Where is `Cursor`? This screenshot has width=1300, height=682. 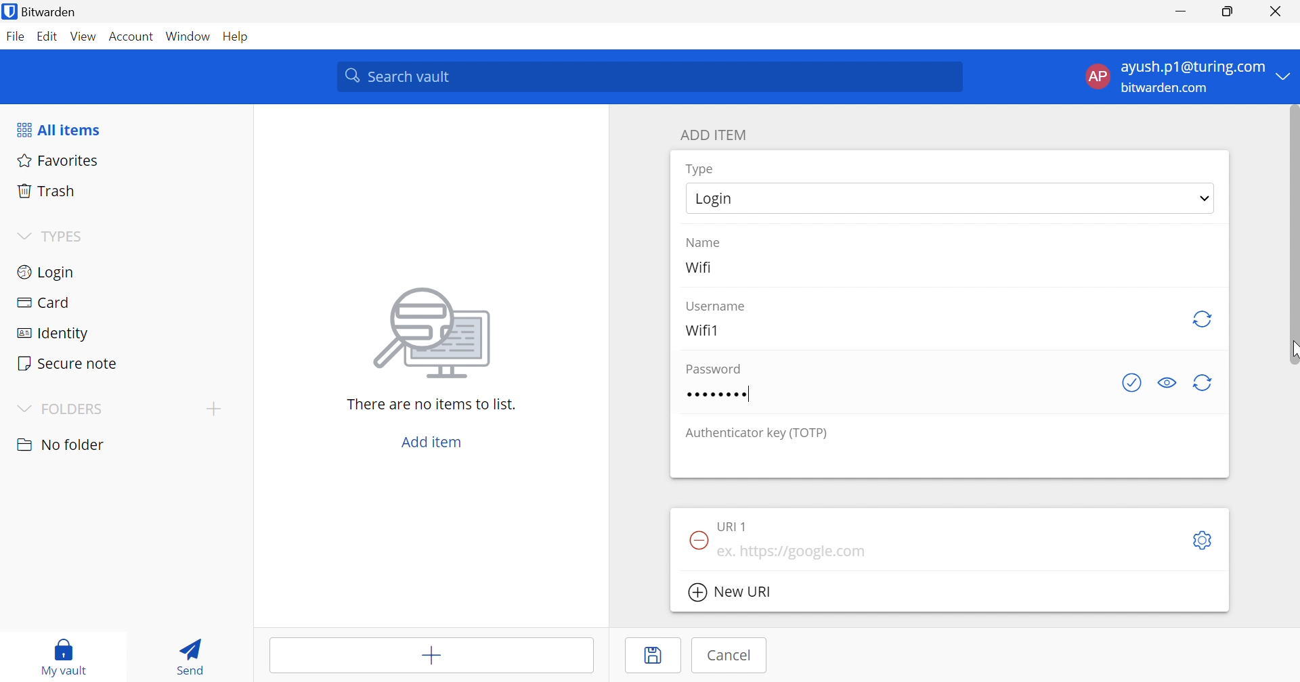 Cursor is located at coordinates (1291, 353).